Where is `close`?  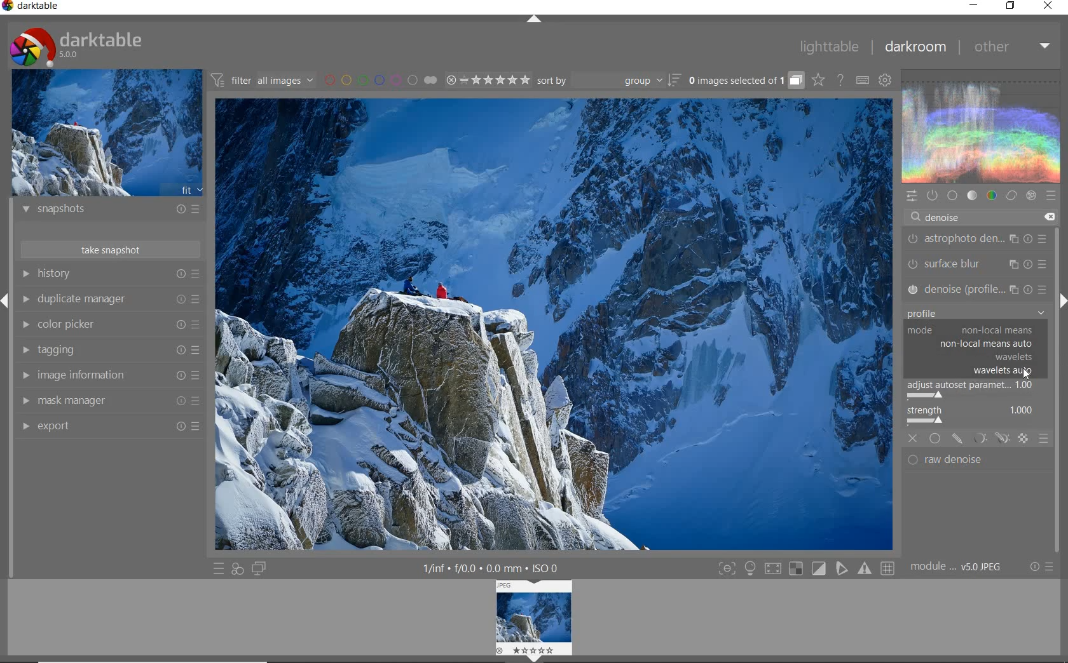 close is located at coordinates (1048, 6).